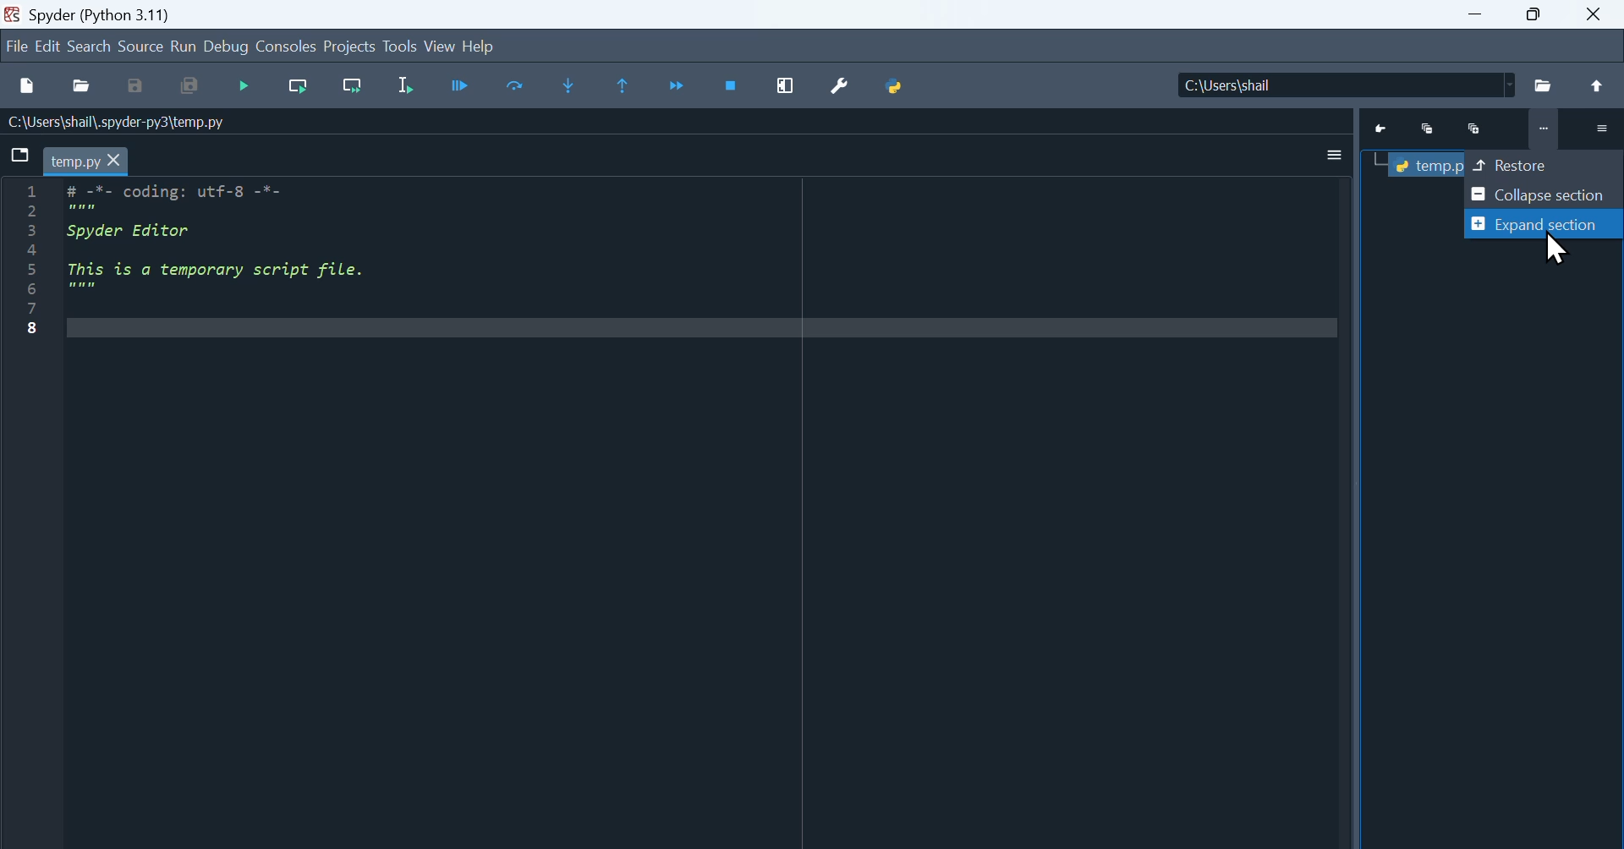 The height and width of the screenshot is (849, 1624). What do you see at coordinates (285, 47) in the screenshot?
I see `Consoles` at bounding box center [285, 47].